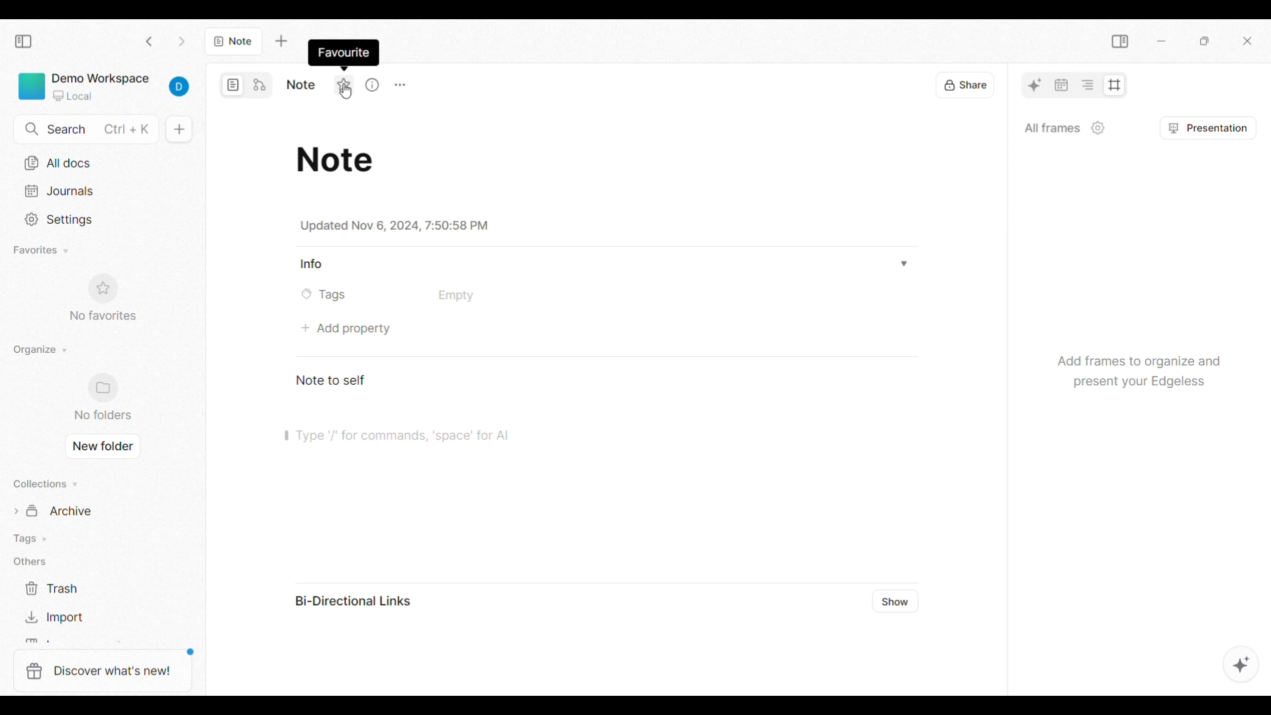 This screenshot has height=715, width=1271. What do you see at coordinates (182, 42) in the screenshot?
I see `Go forward` at bounding box center [182, 42].